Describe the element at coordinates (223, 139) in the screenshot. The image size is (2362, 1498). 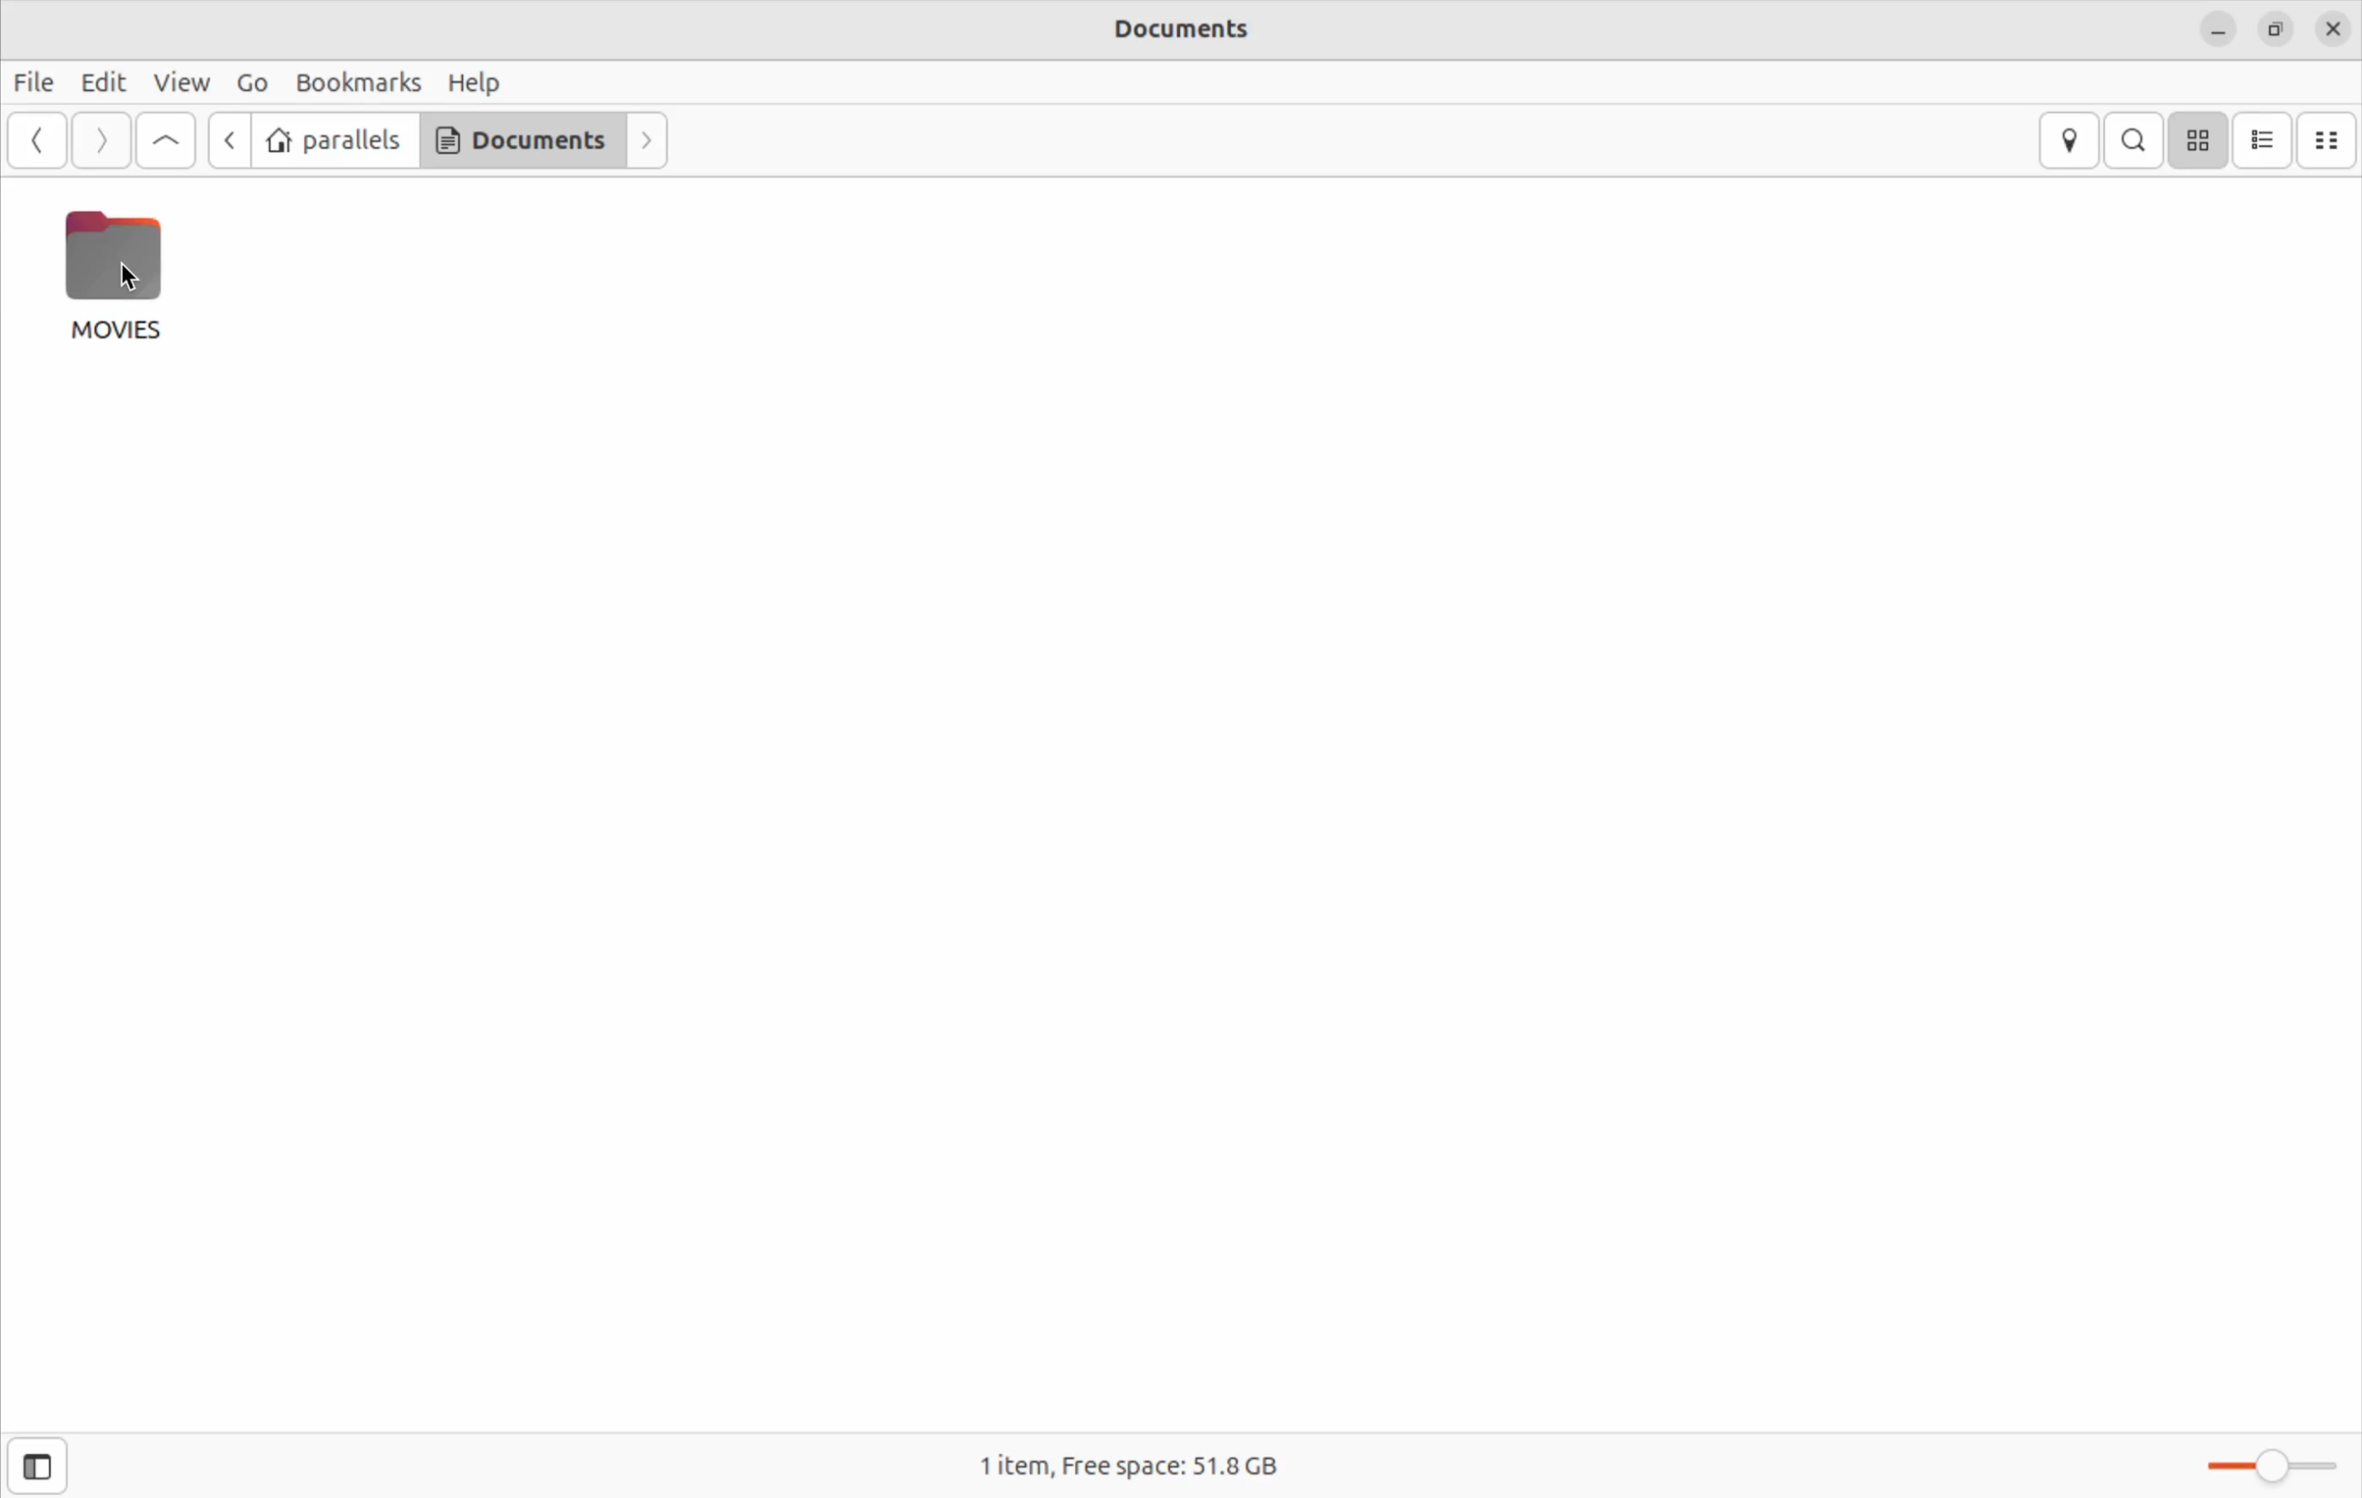
I see `back` at that location.